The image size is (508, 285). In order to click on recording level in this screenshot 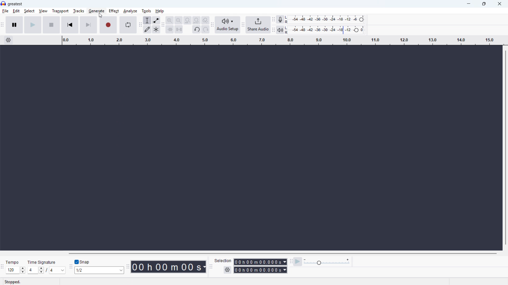, I will do `click(326, 20)`.